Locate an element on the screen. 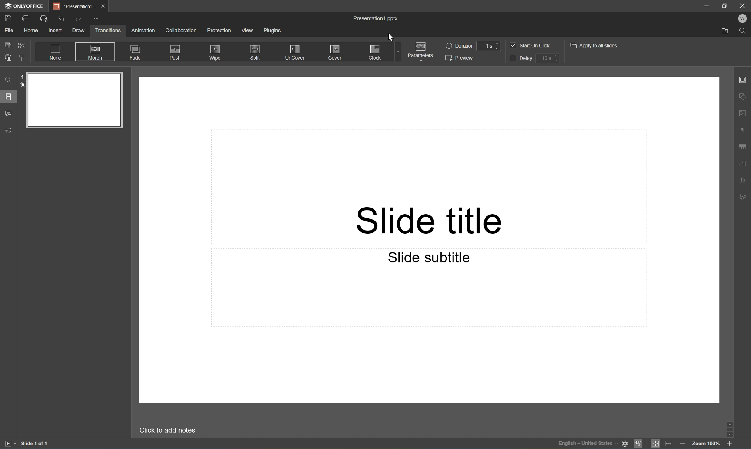 The height and width of the screenshot is (449, 751). Preview is located at coordinates (459, 59).